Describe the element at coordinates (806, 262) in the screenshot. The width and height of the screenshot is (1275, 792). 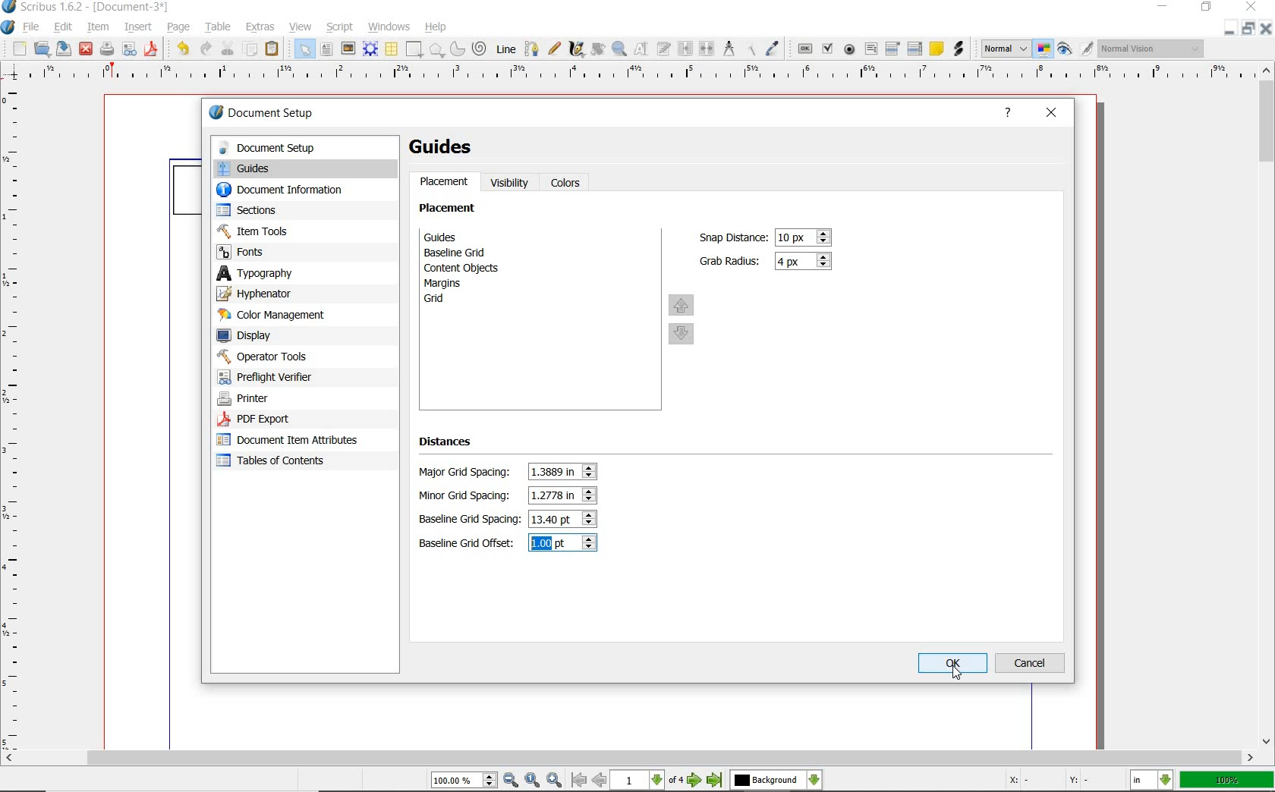
I see `grab radius` at that location.